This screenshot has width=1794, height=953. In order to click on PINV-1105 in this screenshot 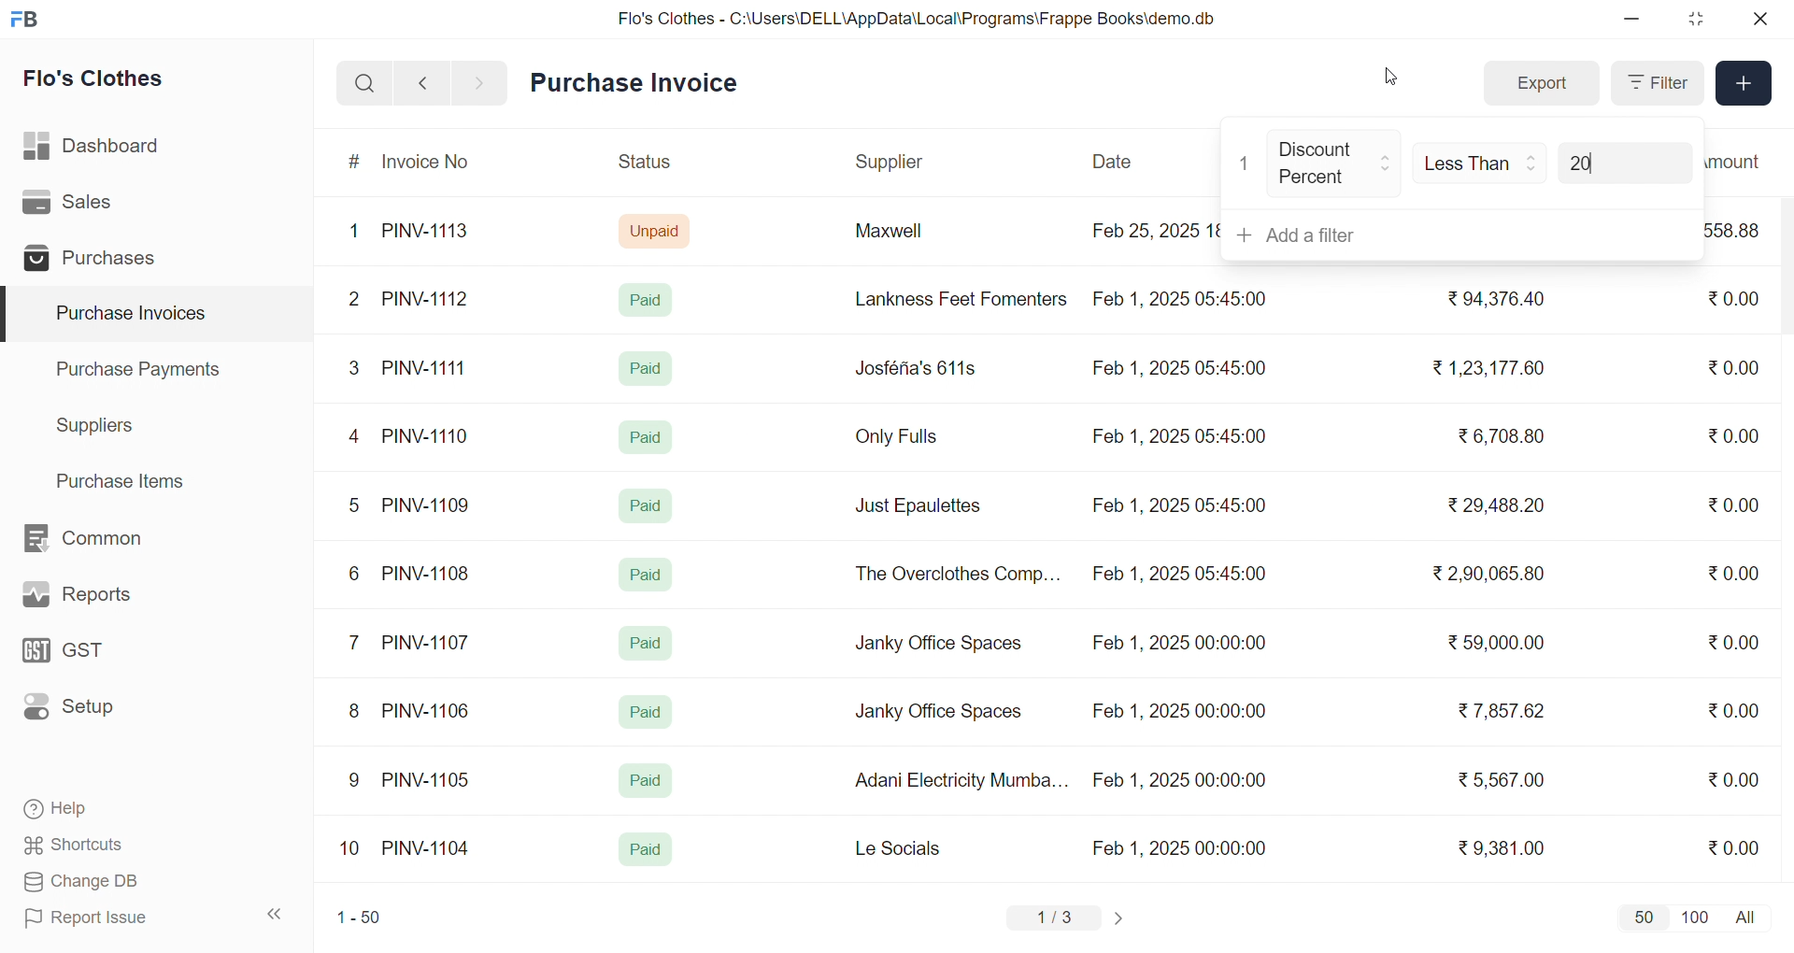, I will do `click(430, 779)`.